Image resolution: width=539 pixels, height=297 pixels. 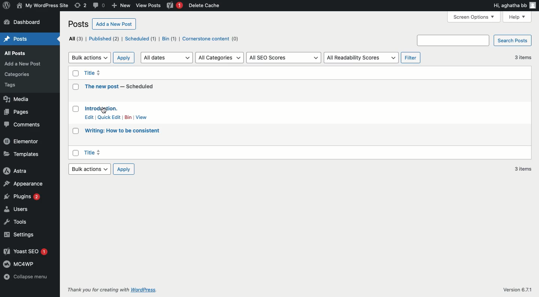 What do you see at coordinates (23, 125) in the screenshot?
I see `Comments` at bounding box center [23, 125].